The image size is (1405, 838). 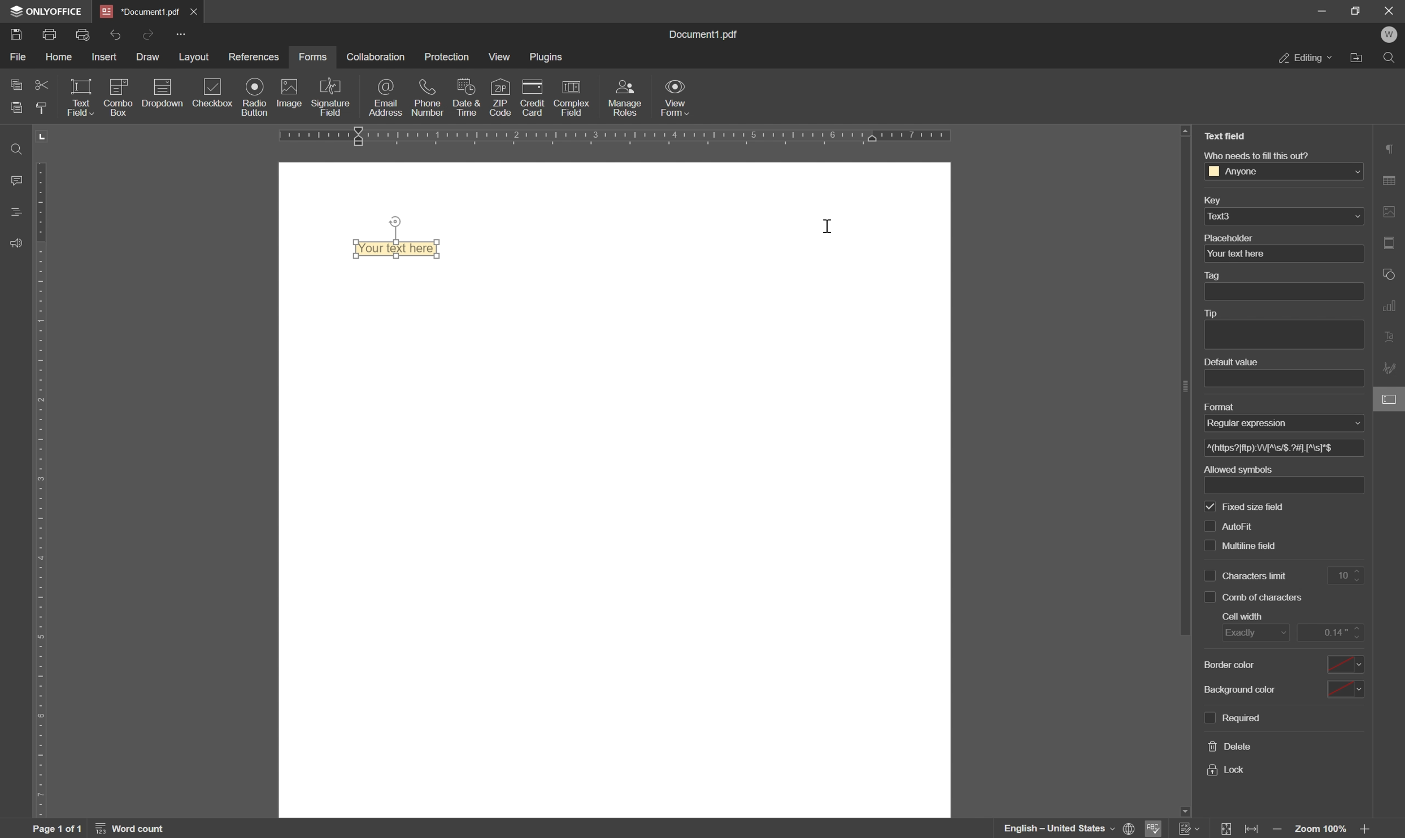 What do you see at coordinates (828, 225) in the screenshot?
I see `cursor` at bounding box center [828, 225].